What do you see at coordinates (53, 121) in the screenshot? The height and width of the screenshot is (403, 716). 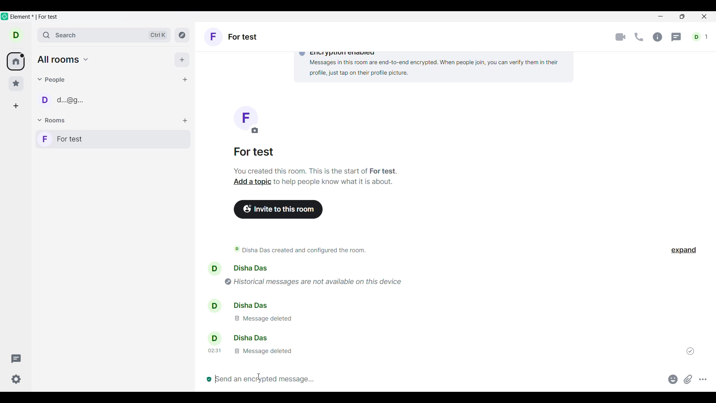 I see `Rooms` at bounding box center [53, 121].